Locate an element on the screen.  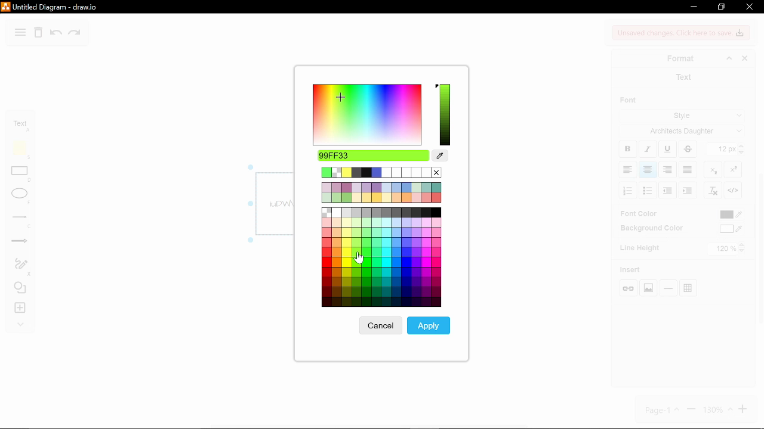
insert is located at coordinates (17, 310).